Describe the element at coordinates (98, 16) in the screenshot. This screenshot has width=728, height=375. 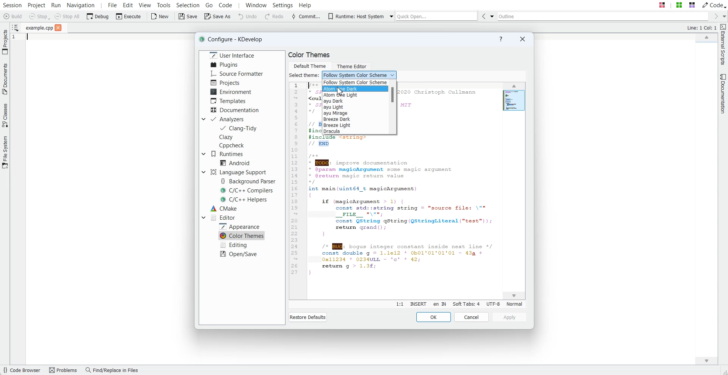
I see `Debug` at that location.